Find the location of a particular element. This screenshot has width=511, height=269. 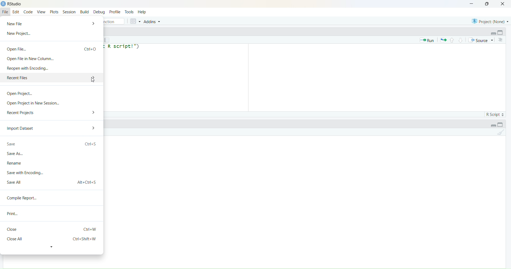

New File is located at coordinates (18, 23).